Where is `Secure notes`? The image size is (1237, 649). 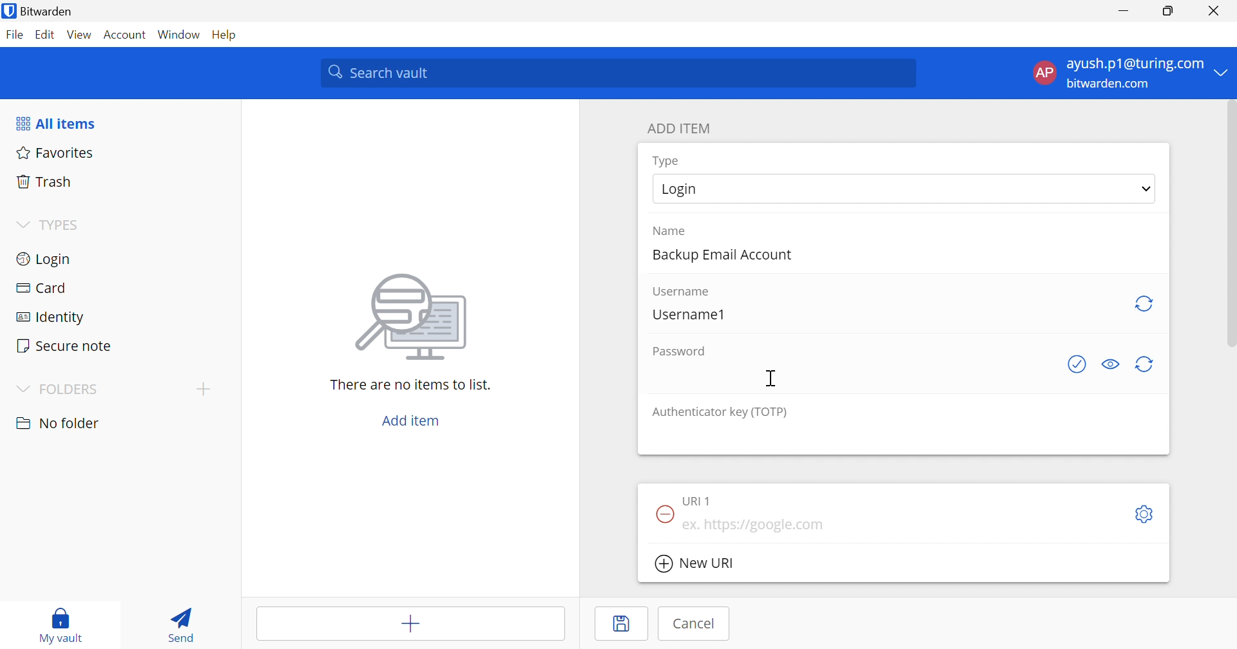
Secure notes is located at coordinates (66, 346).